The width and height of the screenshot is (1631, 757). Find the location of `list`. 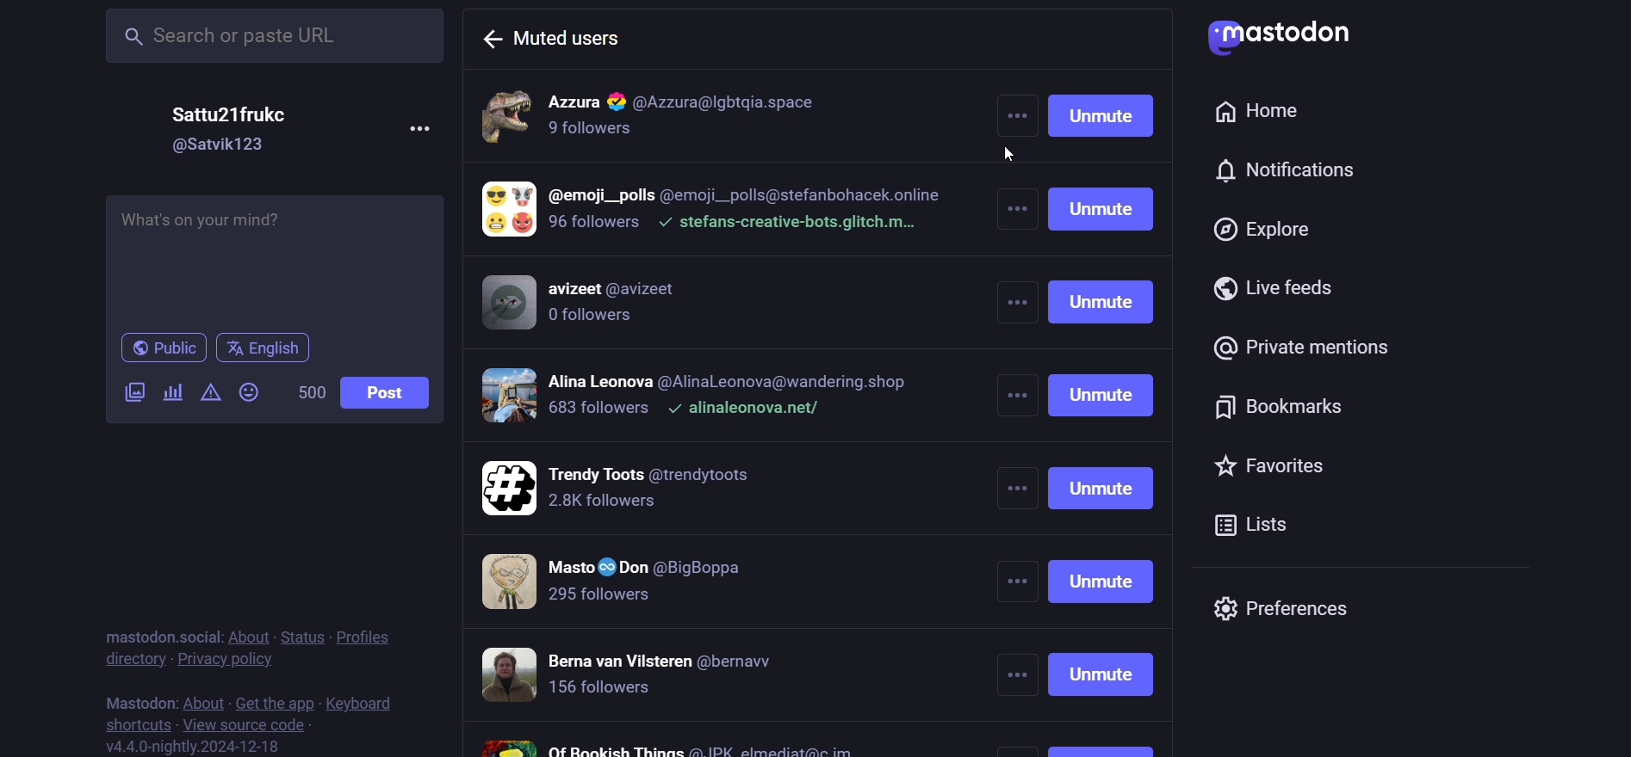

list is located at coordinates (1256, 522).